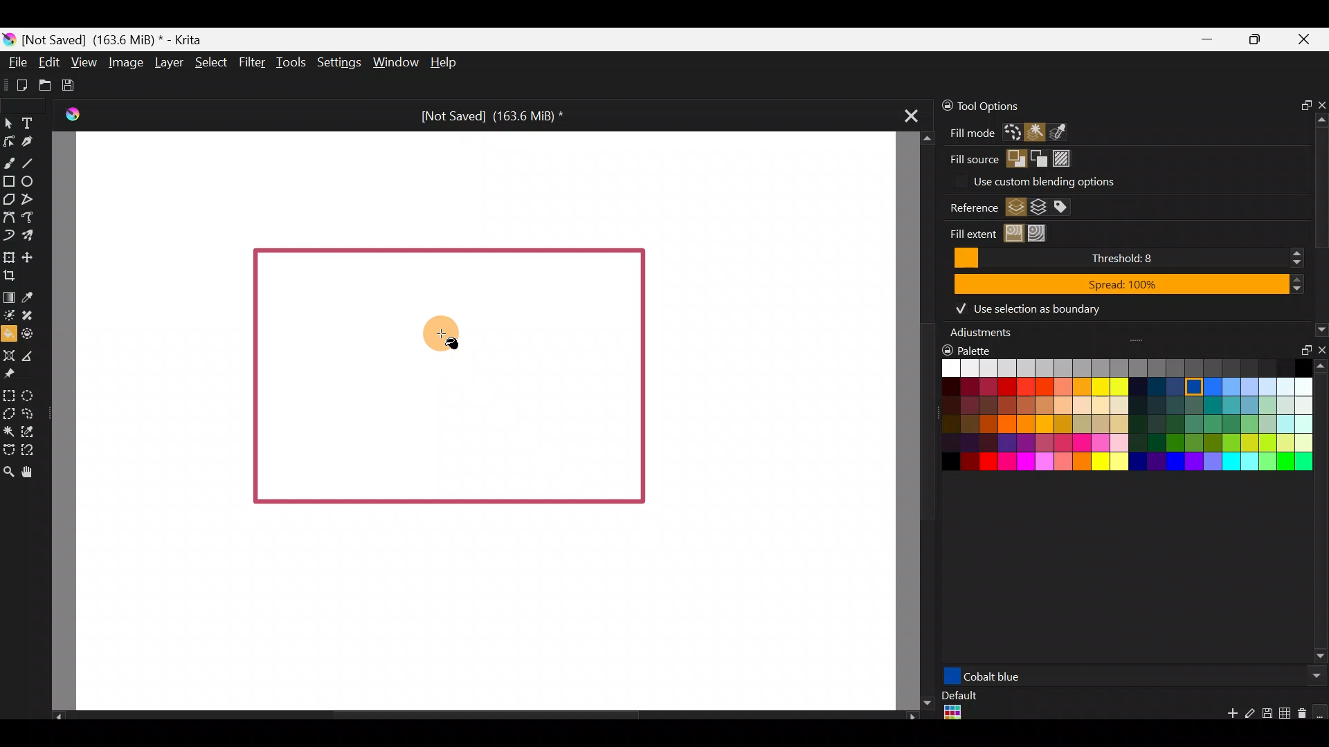  Describe the element at coordinates (29, 412) in the screenshot. I see `Freehand selection tool` at that location.